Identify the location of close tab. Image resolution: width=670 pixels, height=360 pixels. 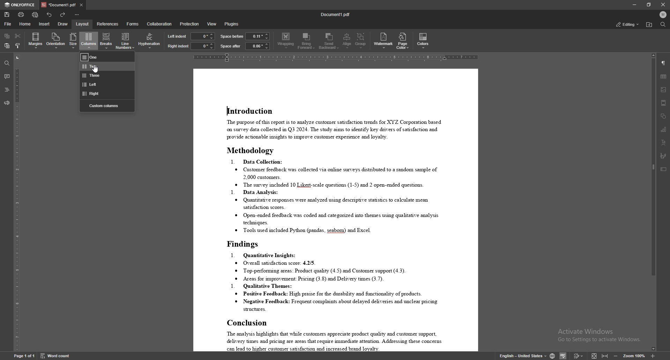
(82, 5).